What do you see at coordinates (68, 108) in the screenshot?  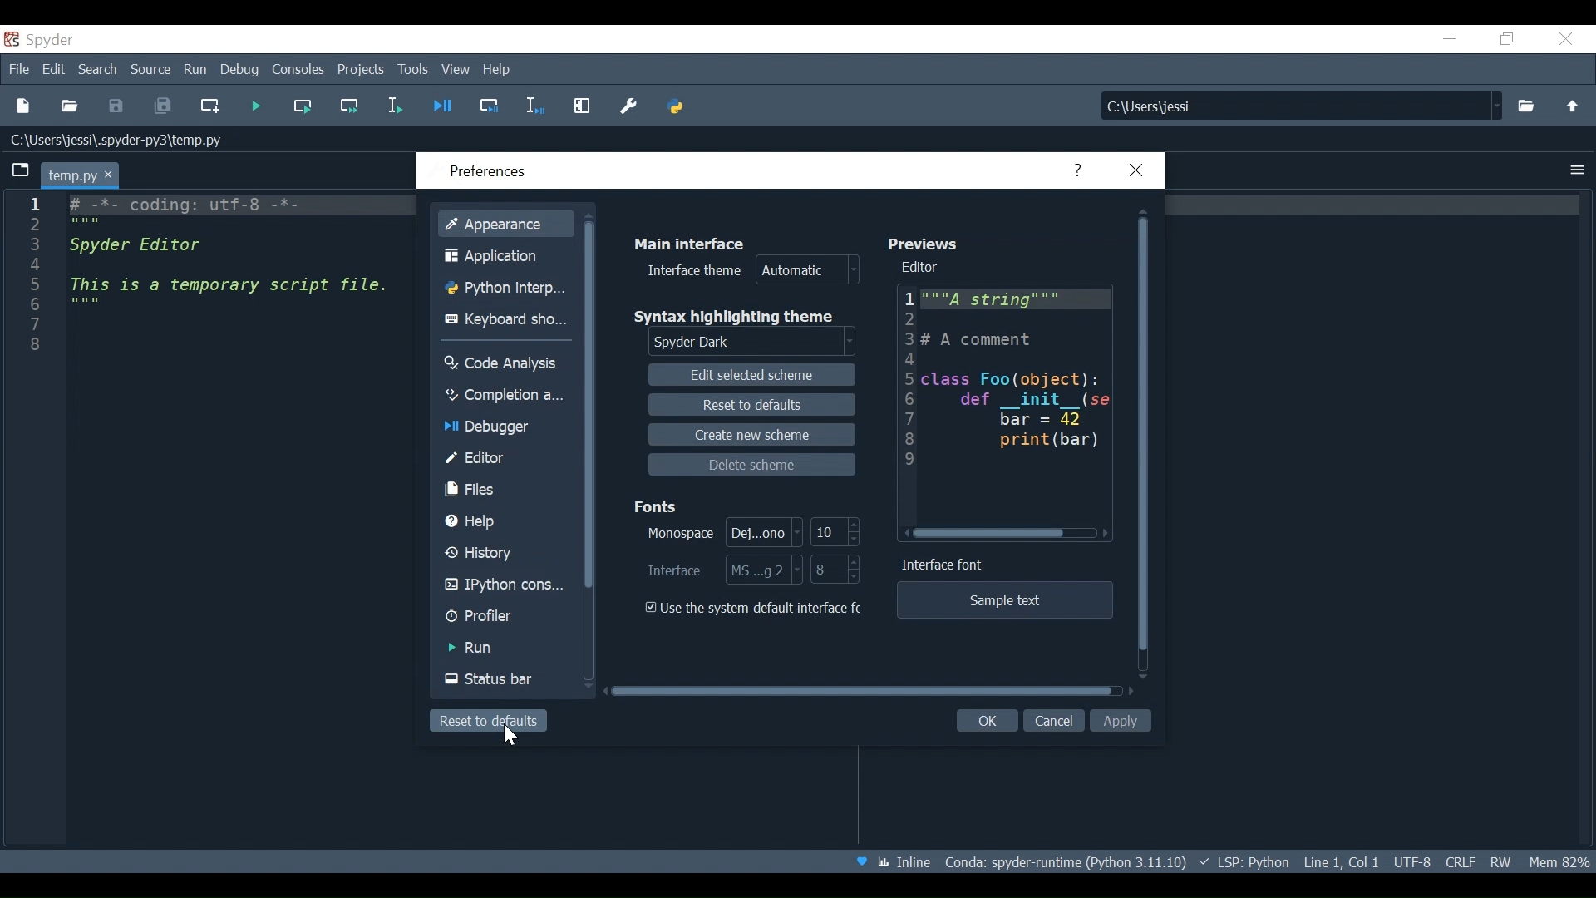 I see `Open File` at bounding box center [68, 108].